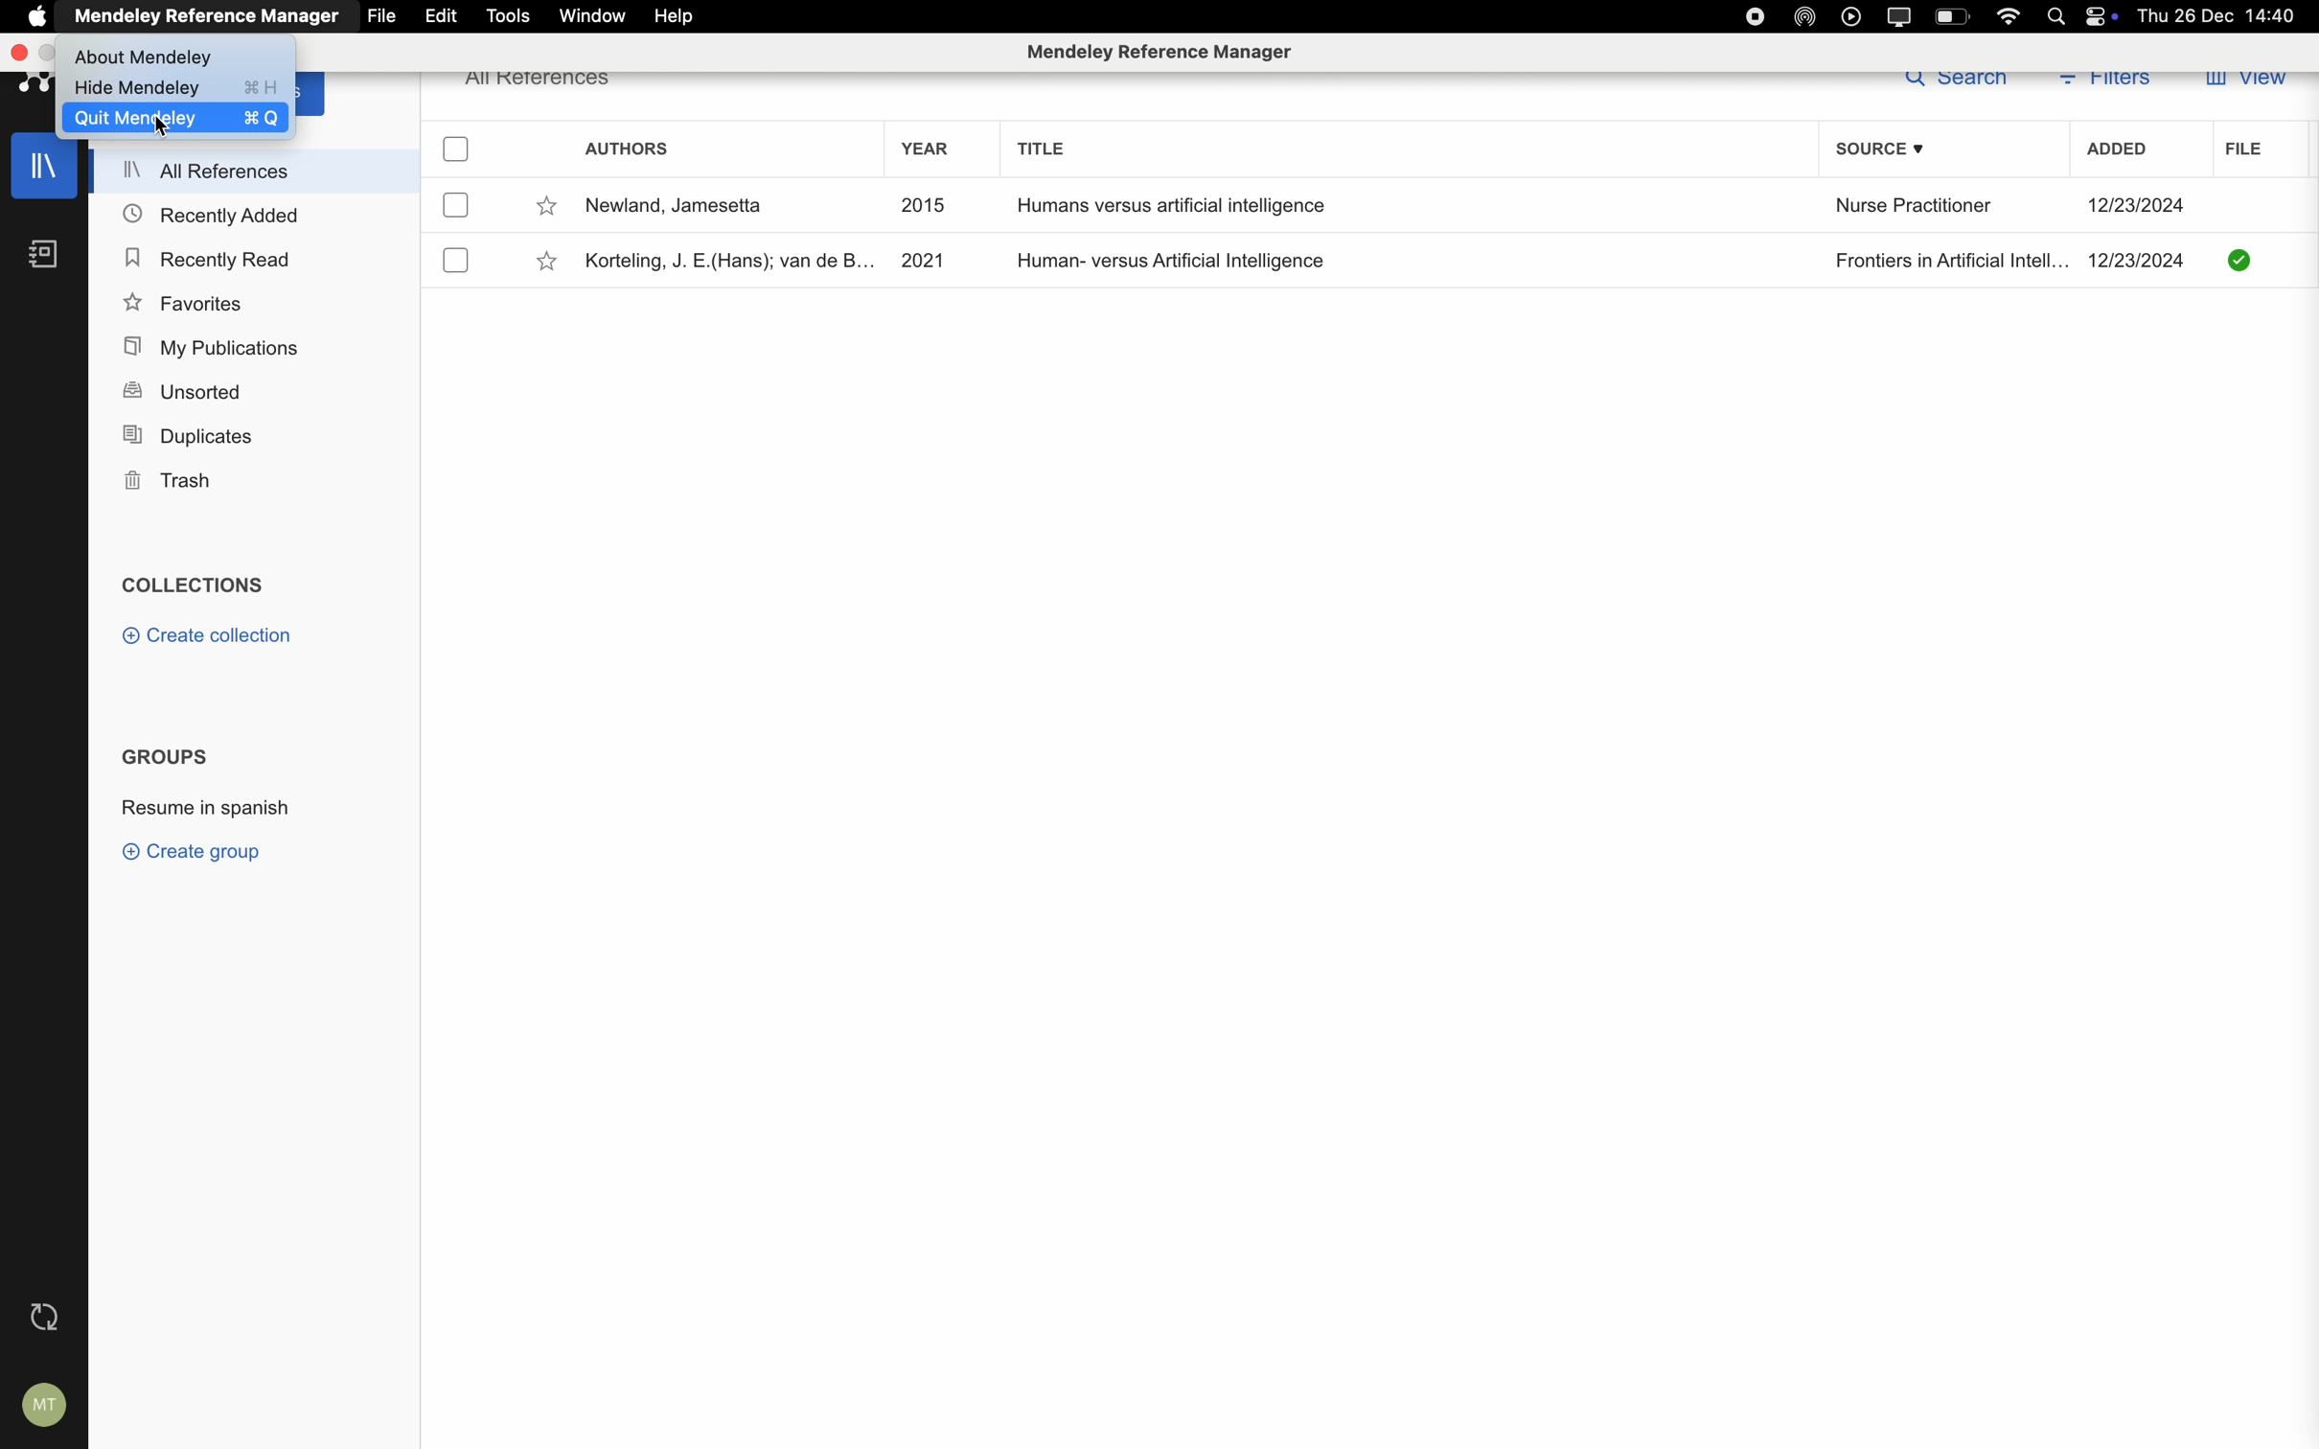 This screenshot has width=2319, height=1449. What do you see at coordinates (47, 1408) in the screenshot?
I see `account settings` at bounding box center [47, 1408].